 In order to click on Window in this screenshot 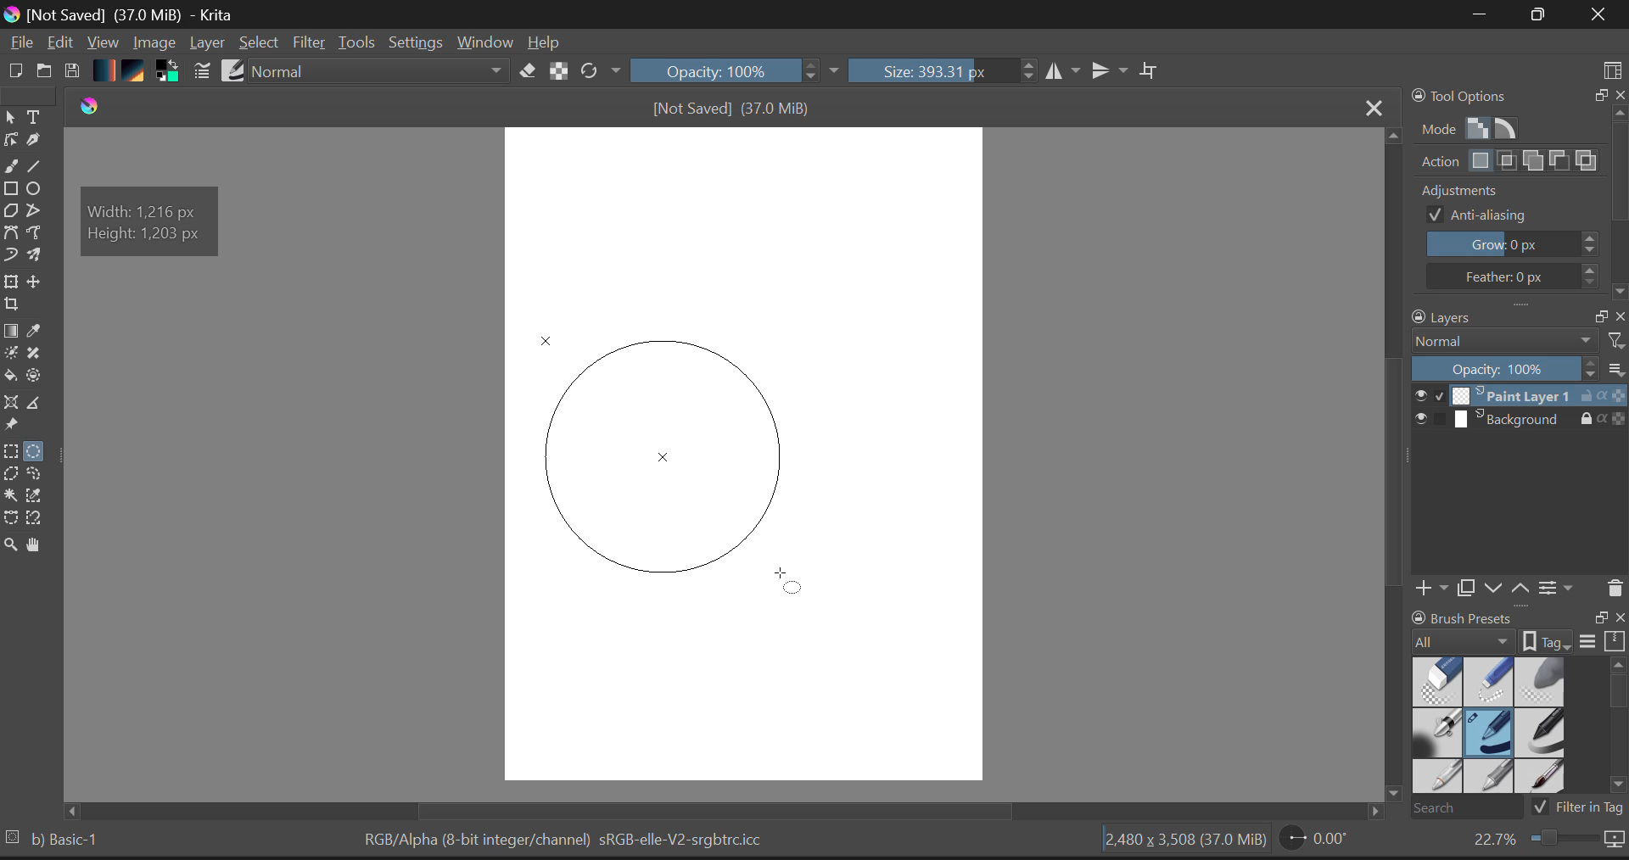, I will do `click(484, 42)`.